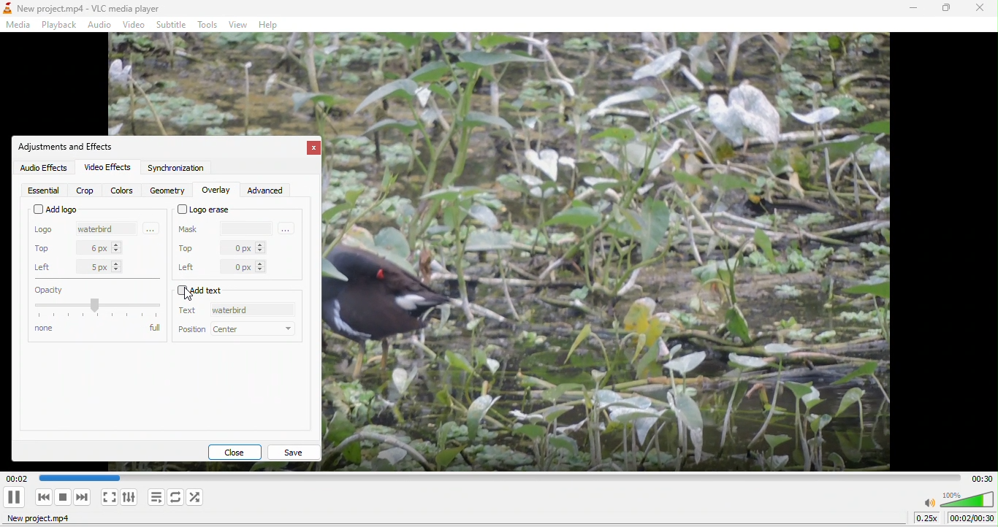  What do you see at coordinates (45, 266) in the screenshot?
I see `left` at bounding box center [45, 266].